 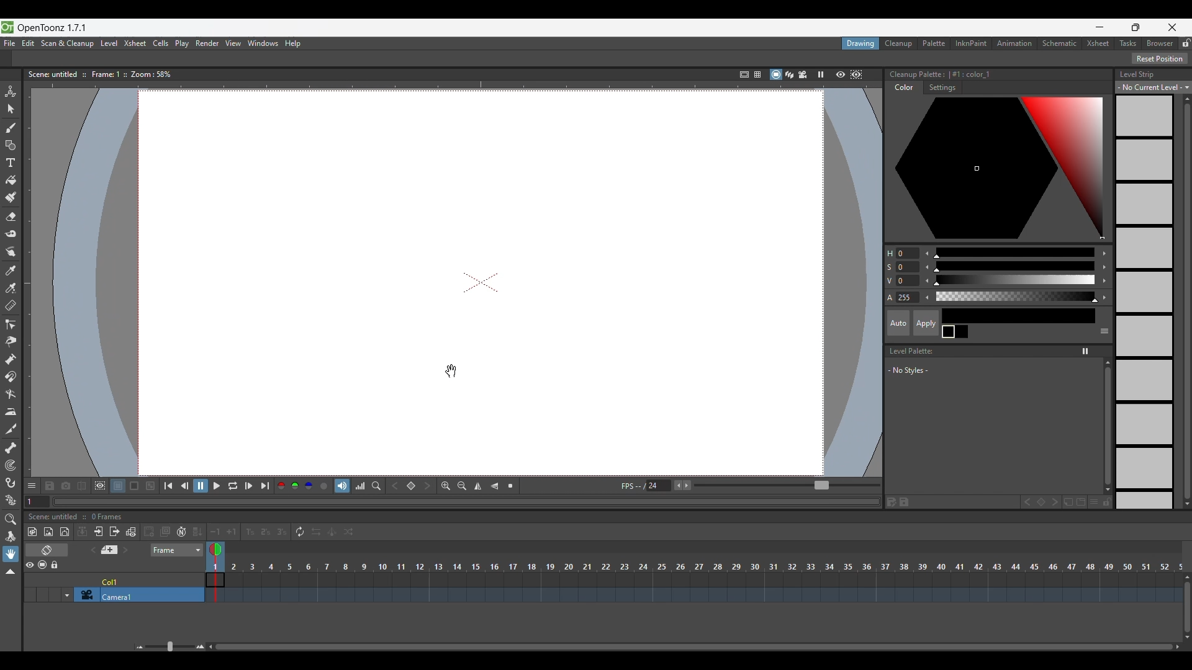 I want to click on Tasks, so click(x=1128, y=43).